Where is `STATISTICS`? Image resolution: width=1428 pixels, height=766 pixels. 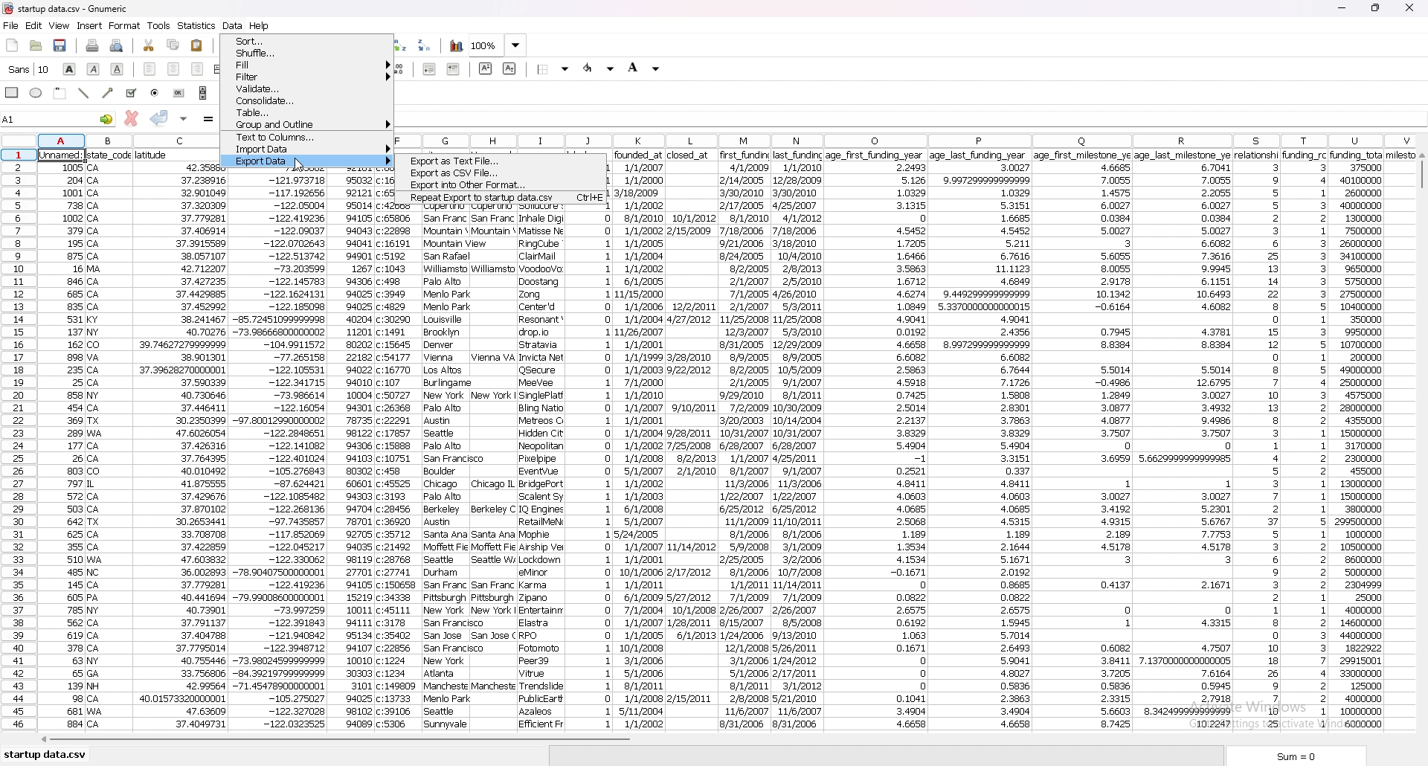
STATISTICS is located at coordinates (197, 25).